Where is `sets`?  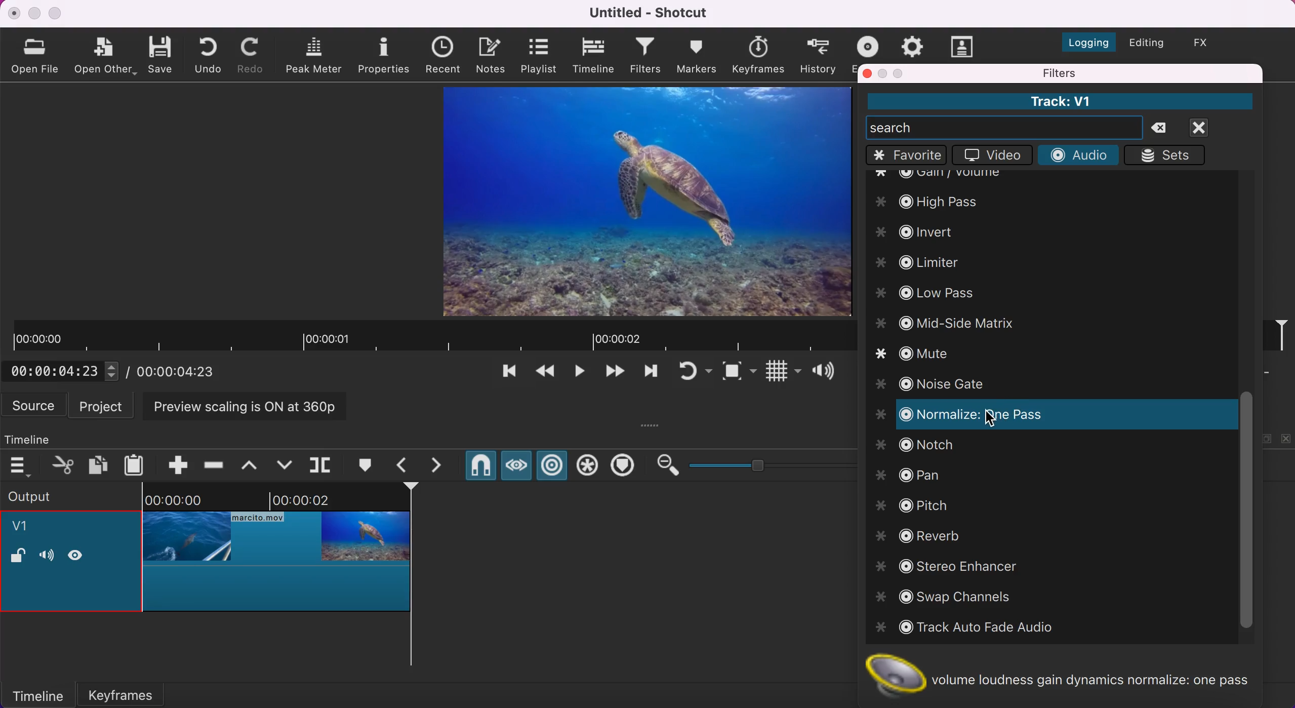 sets is located at coordinates (1169, 155).